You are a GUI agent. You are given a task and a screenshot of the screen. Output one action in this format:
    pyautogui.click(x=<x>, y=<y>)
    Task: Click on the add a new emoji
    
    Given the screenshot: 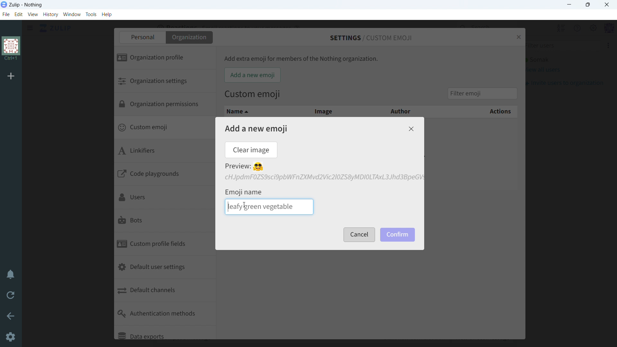 What is the action you would take?
    pyautogui.click(x=252, y=75)
    